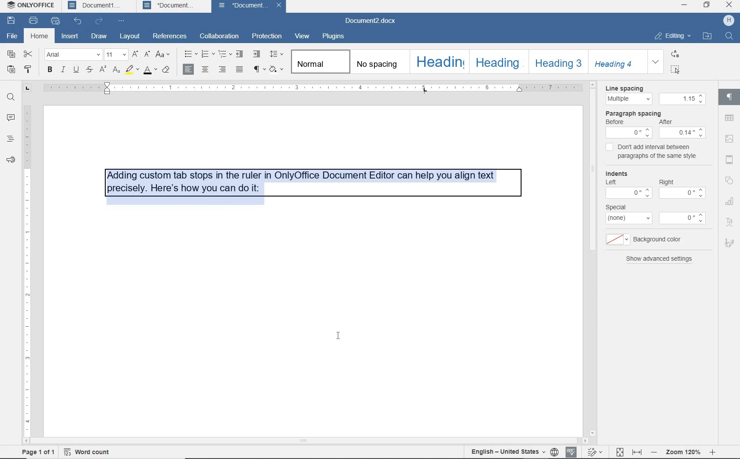 The height and width of the screenshot is (459, 740). I want to click on replace, so click(676, 55).